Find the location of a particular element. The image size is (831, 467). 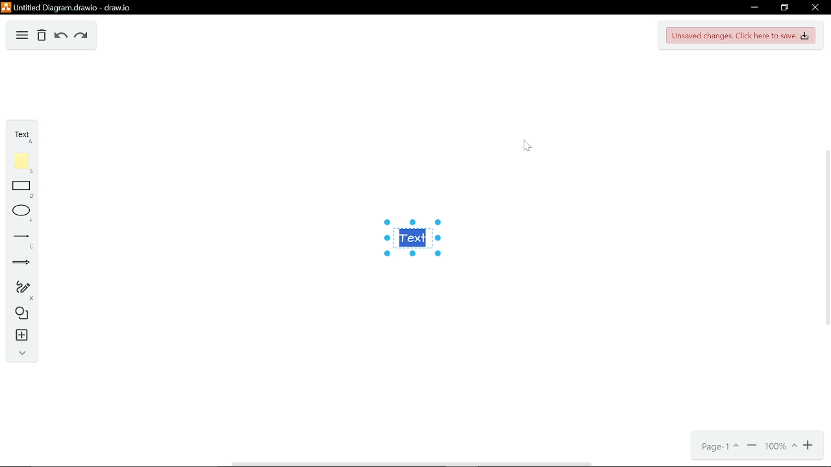

Current window is located at coordinates (67, 7).